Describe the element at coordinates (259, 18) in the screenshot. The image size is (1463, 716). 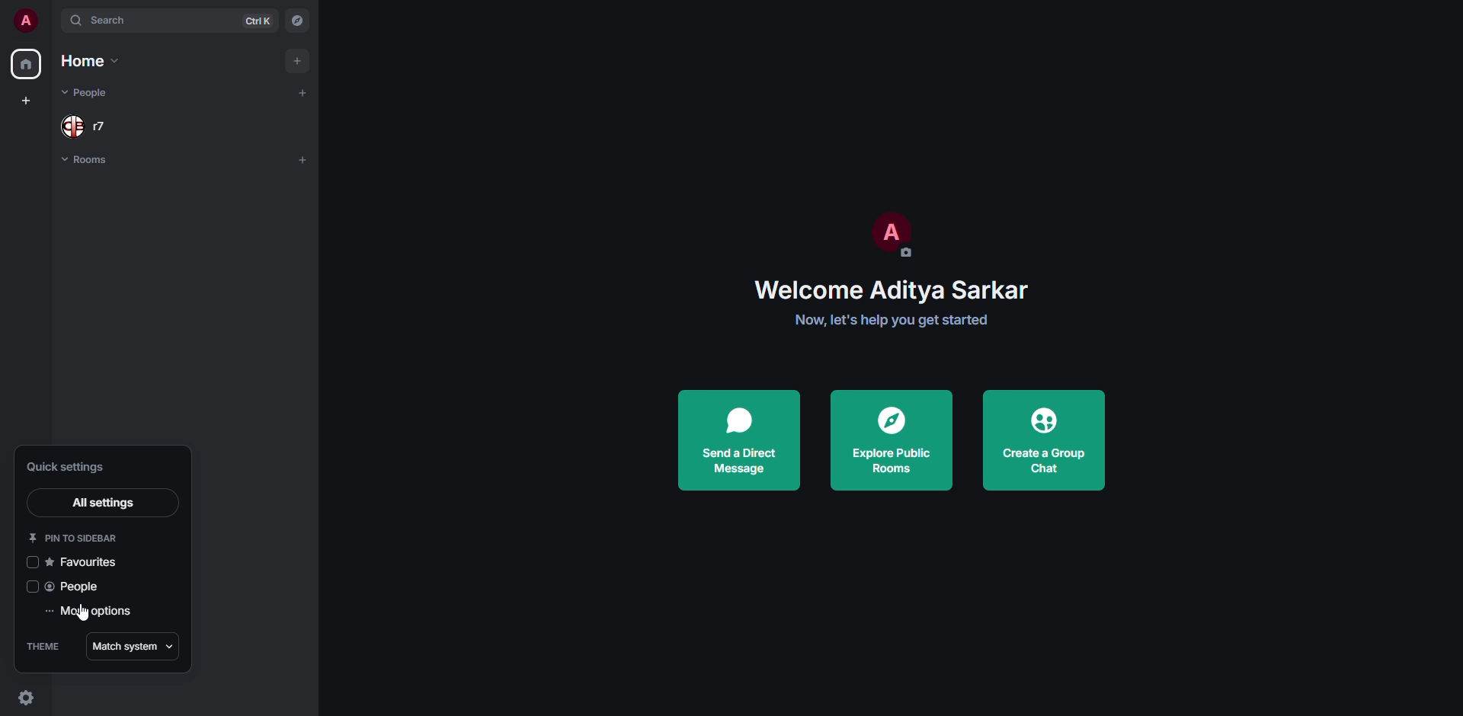
I see `ctrl K` at that location.